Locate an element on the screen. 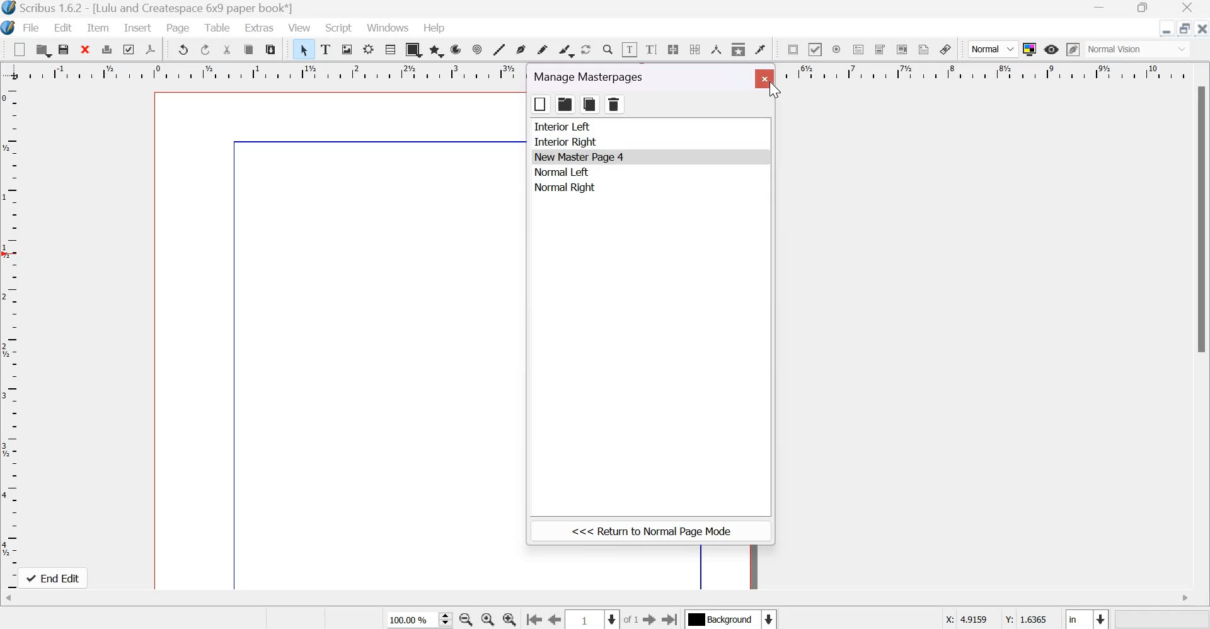 The height and width of the screenshot is (629, 1210). print is located at coordinates (107, 49).